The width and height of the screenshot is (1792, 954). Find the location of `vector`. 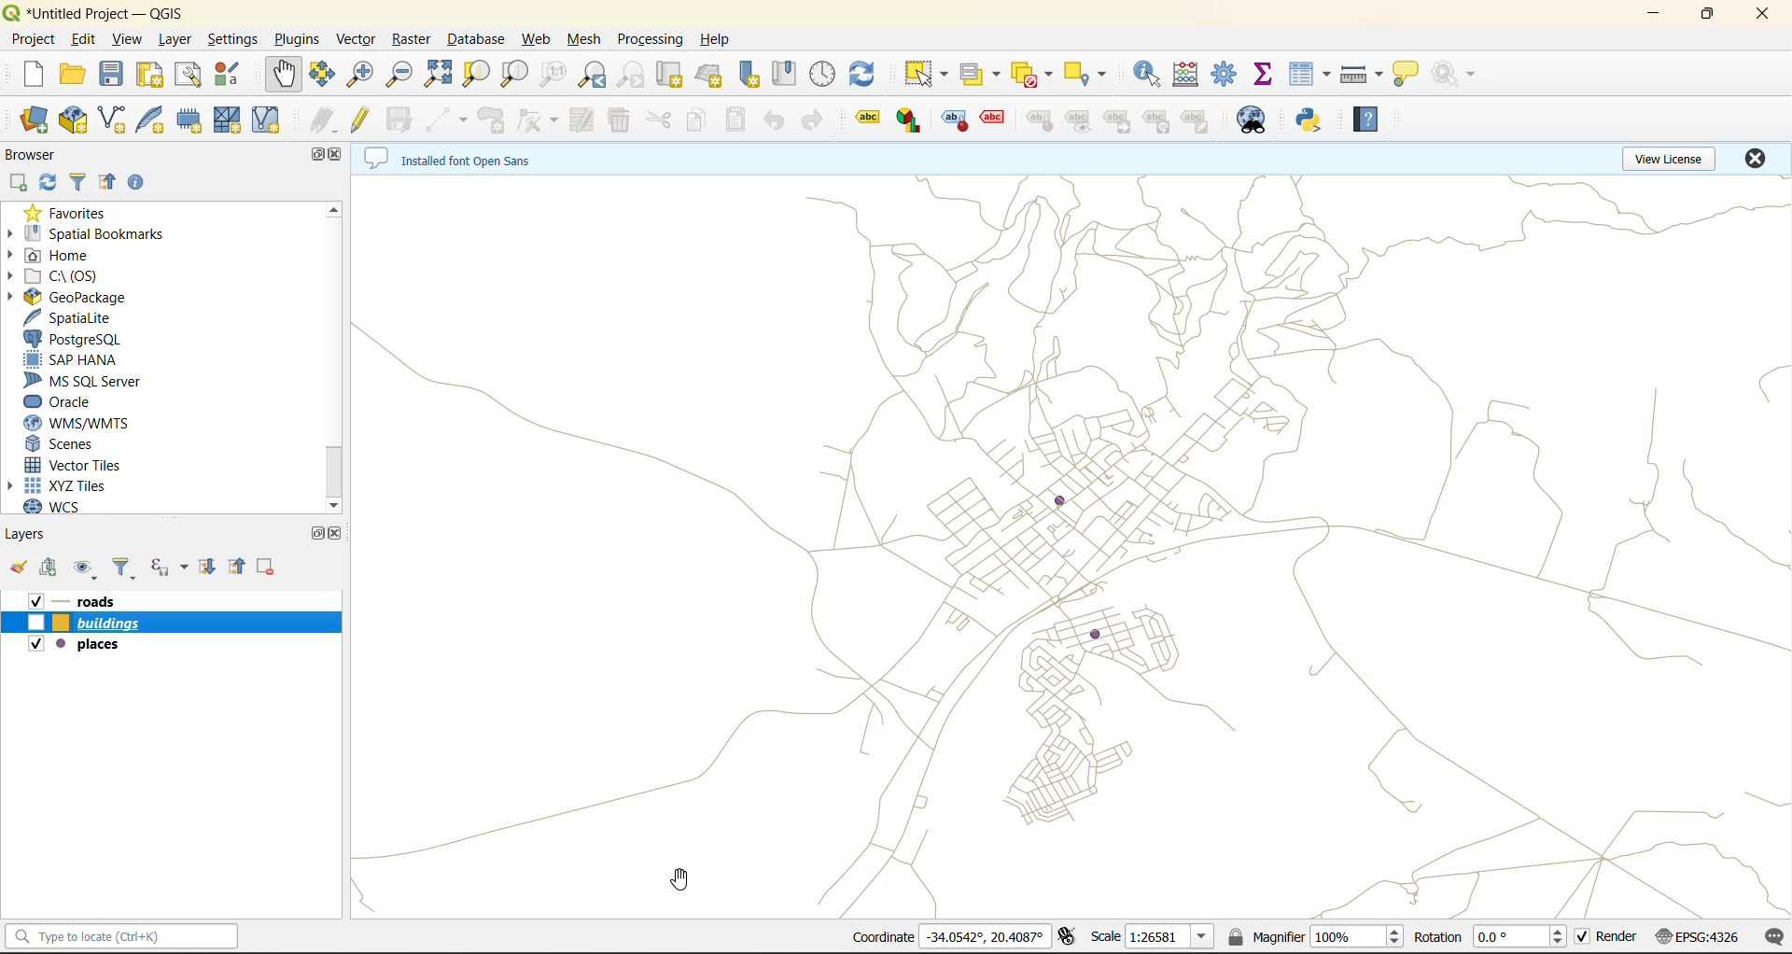

vector is located at coordinates (357, 40).